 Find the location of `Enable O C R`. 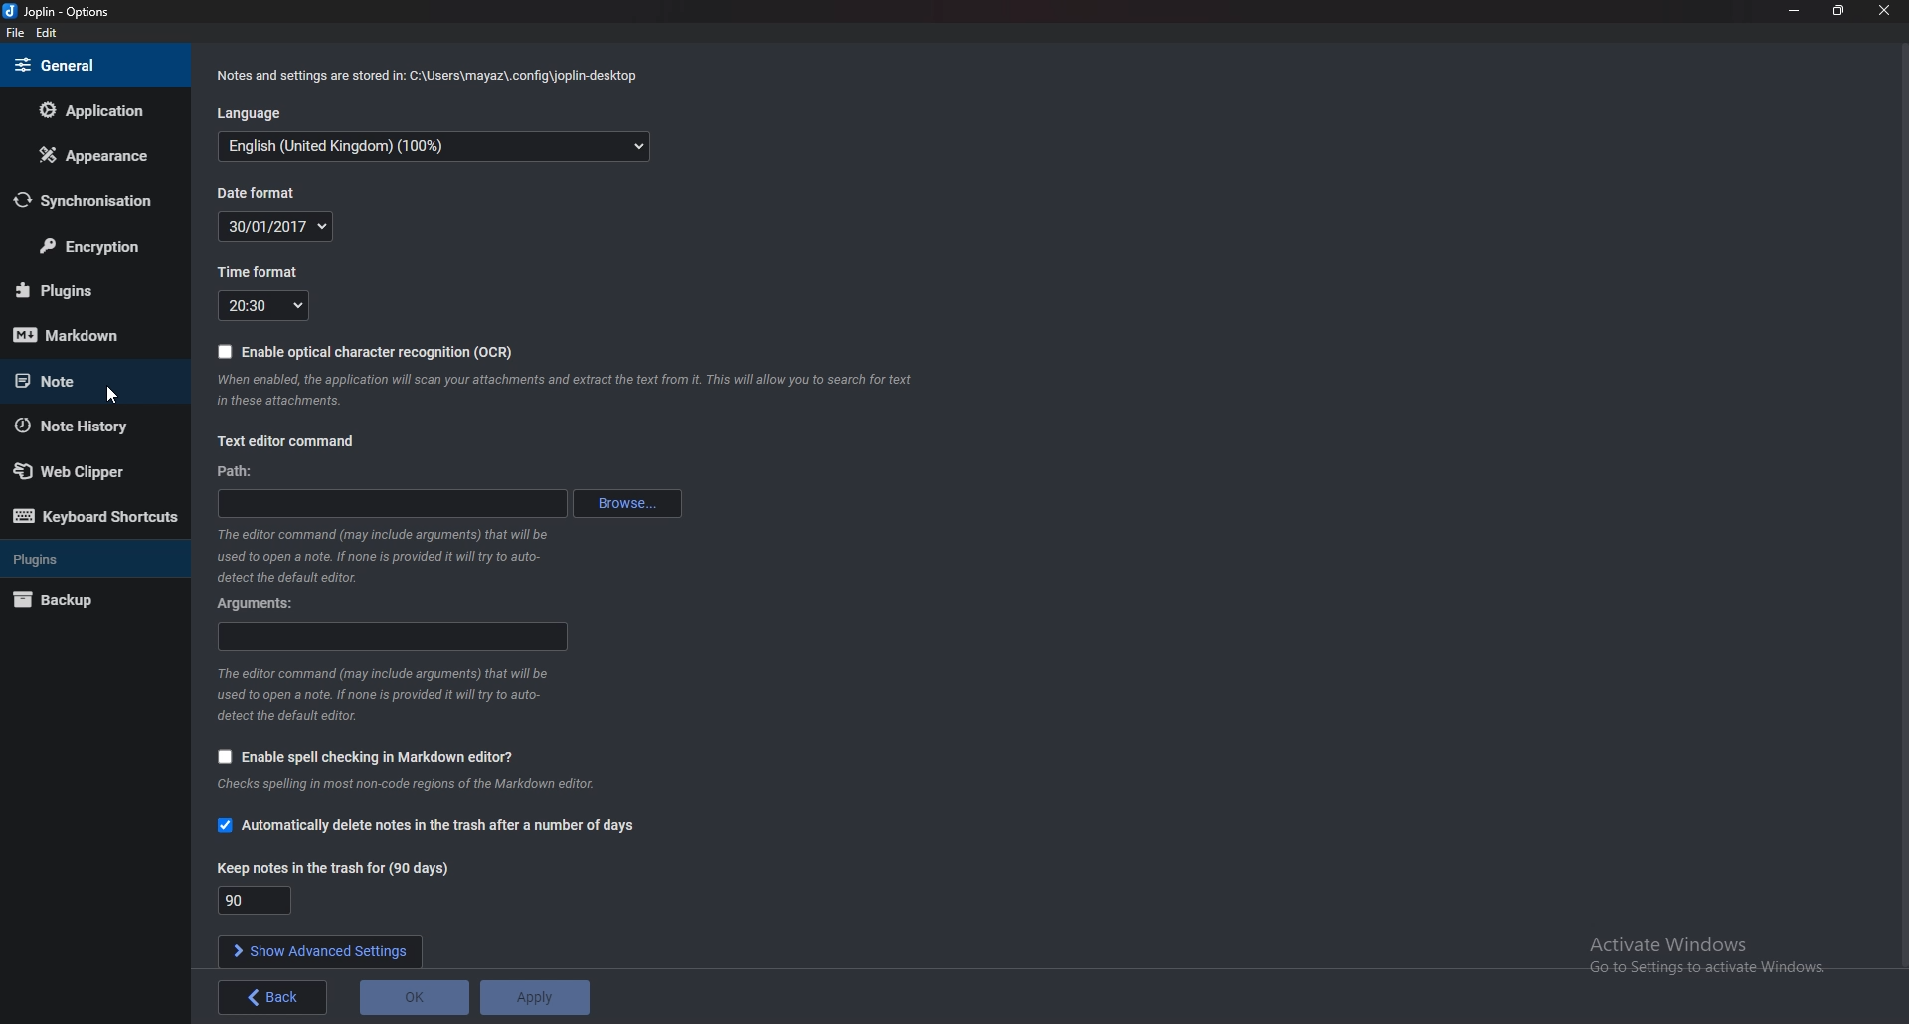

Enable O C R is located at coordinates (379, 353).